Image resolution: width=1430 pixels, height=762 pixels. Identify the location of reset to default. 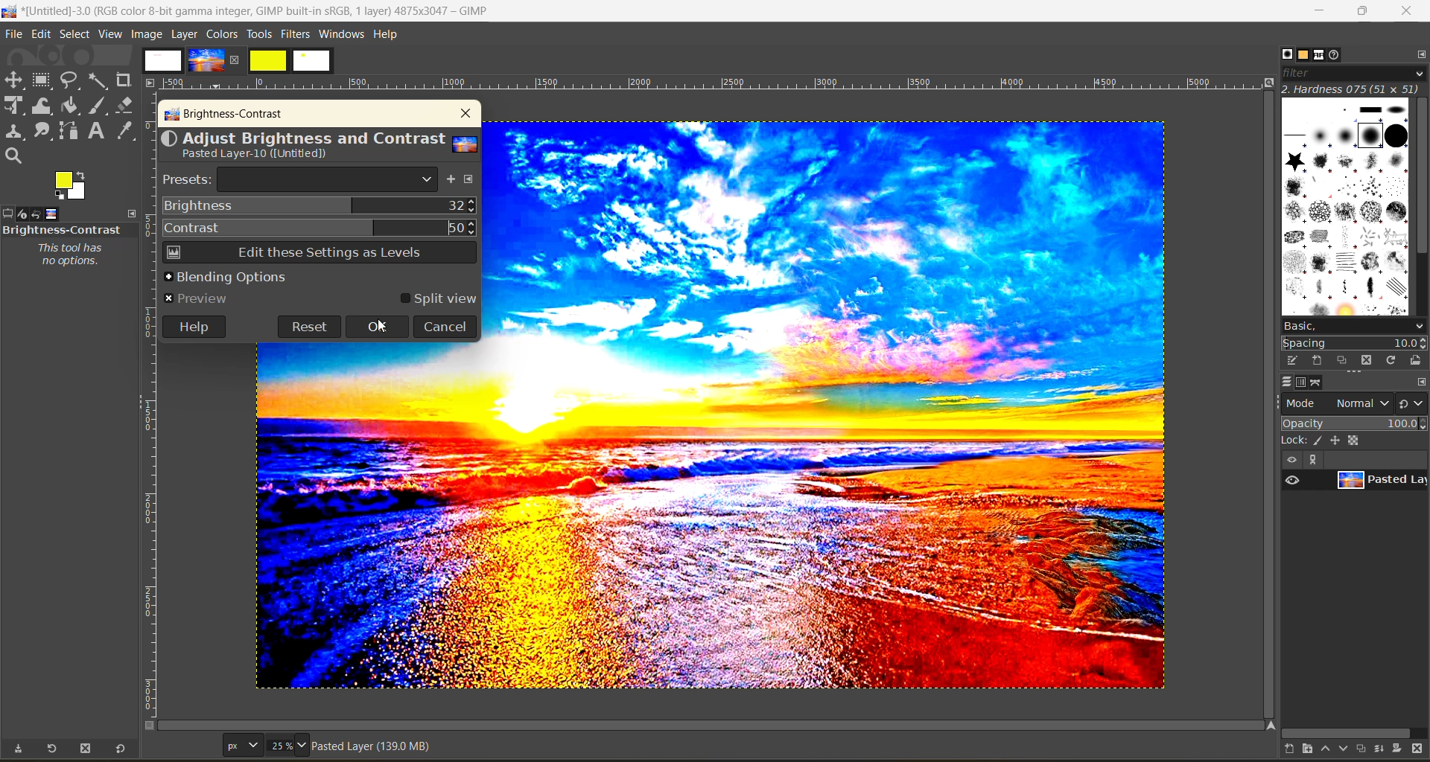
(121, 748).